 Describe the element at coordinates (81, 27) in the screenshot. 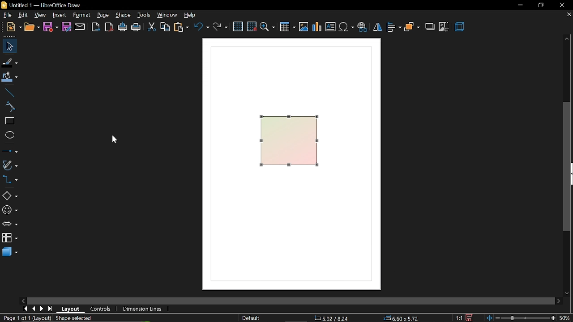

I see `attach` at that location.